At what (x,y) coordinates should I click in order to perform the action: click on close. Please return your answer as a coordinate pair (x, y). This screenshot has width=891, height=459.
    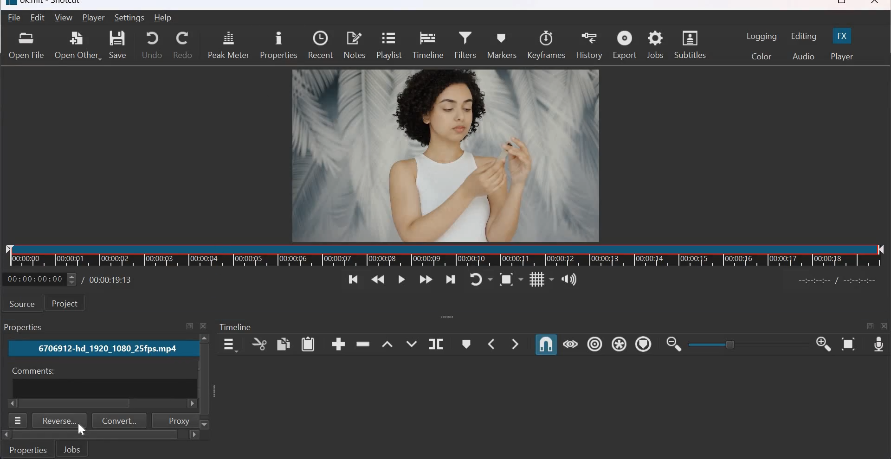
    Looking at the image, I should click on (885, 326).